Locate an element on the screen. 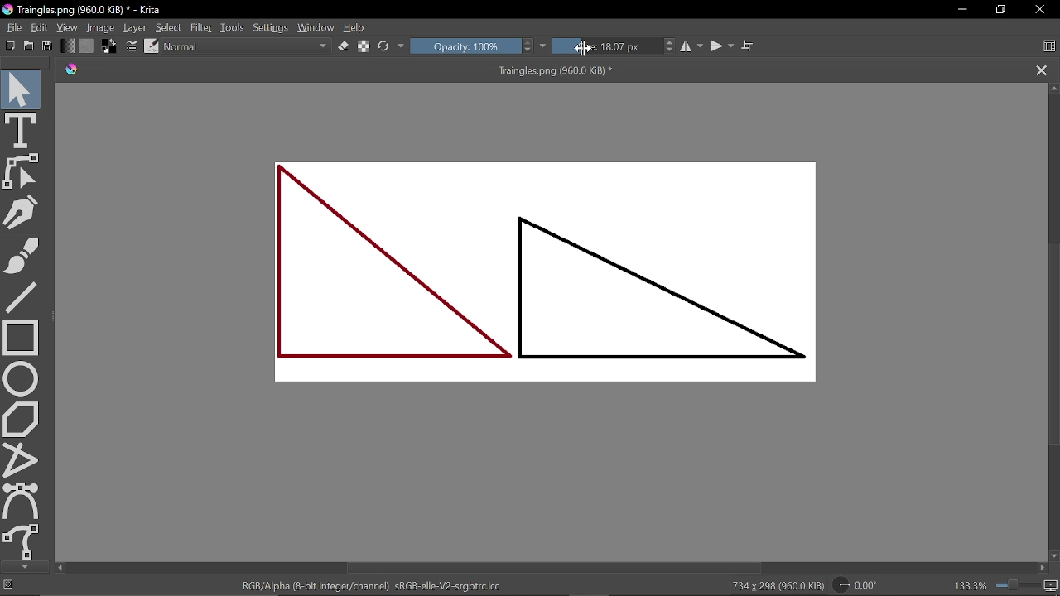 The height and width of the screenshot is (596, 1060). Ellipse tool is located at coordinates (22, 378).